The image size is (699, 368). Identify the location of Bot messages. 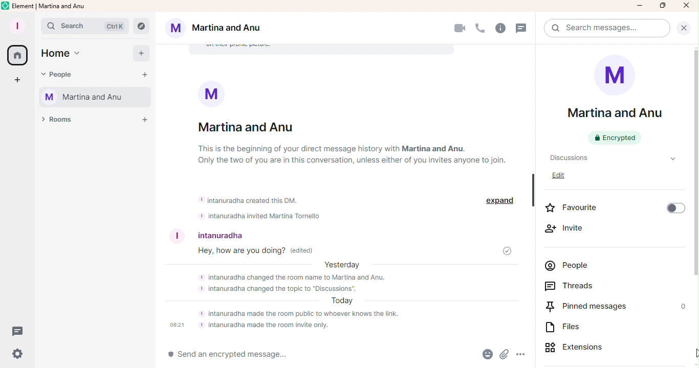
(278, 206).